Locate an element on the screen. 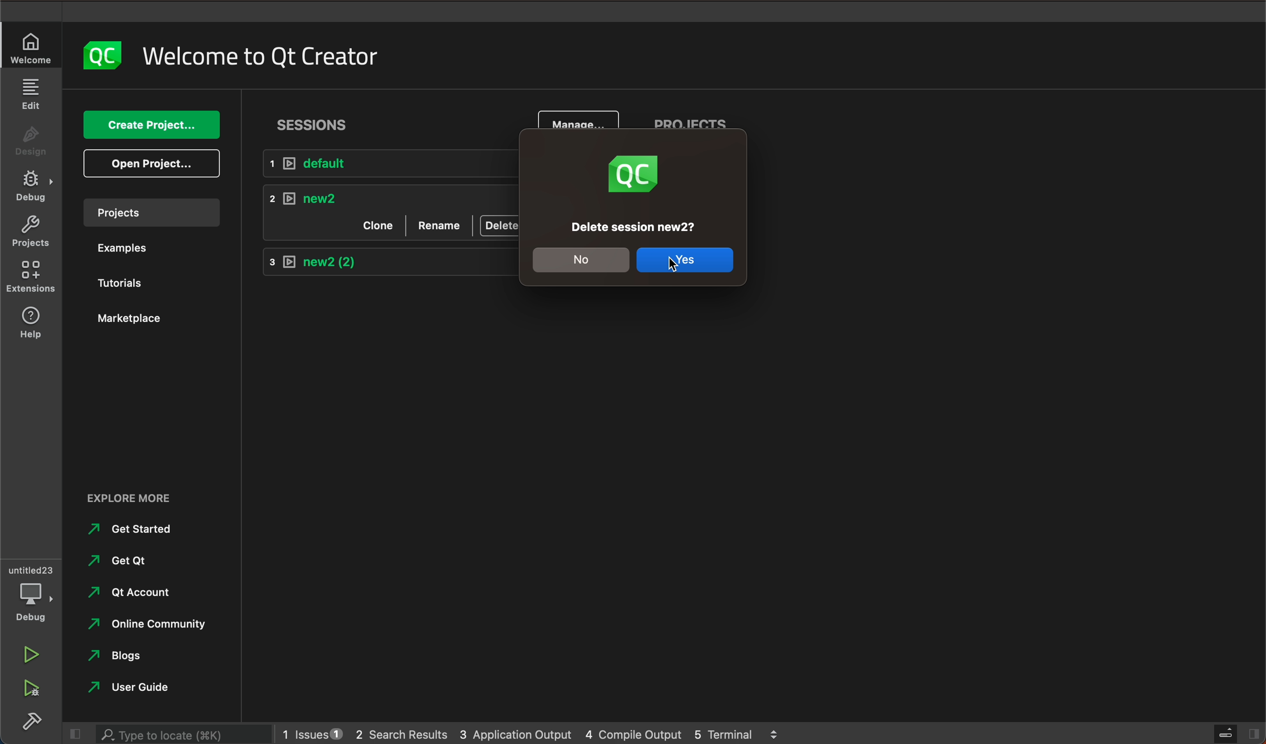 The width and height of the screenshot is (1266, 744). extensions is located at coordinates (31, 277).